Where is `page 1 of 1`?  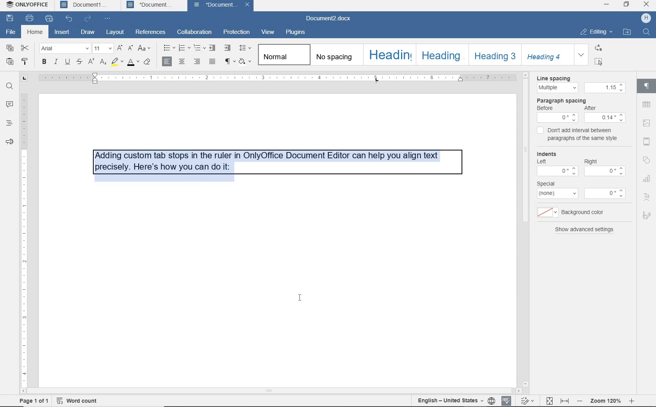
page 1 of 1 is located at coordinates (33, 401).